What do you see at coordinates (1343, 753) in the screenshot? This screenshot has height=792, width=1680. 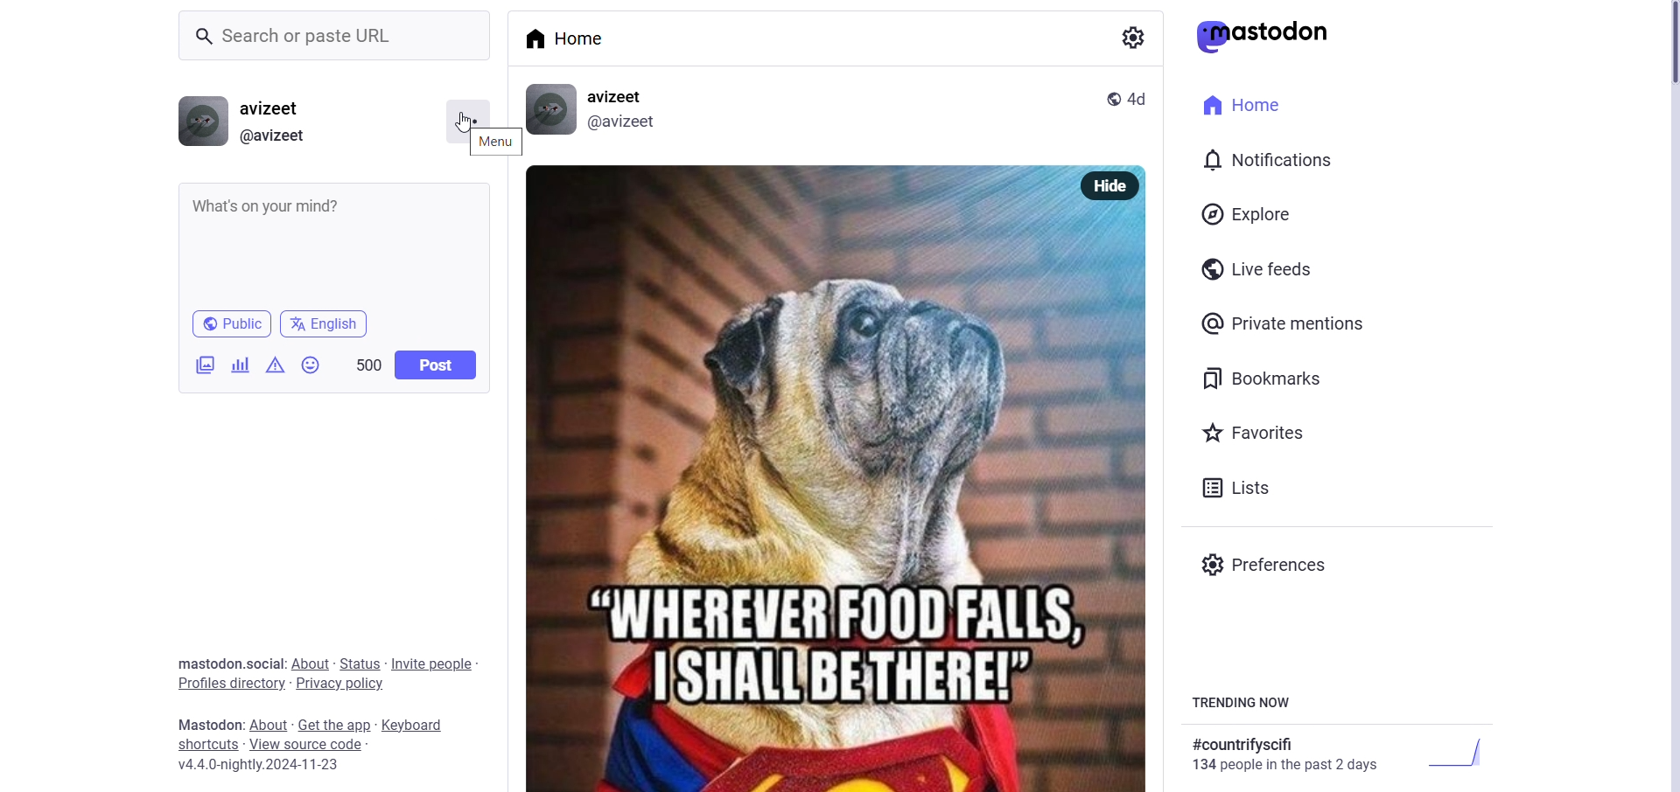 I see `text` at bounding box center [1343, 753].